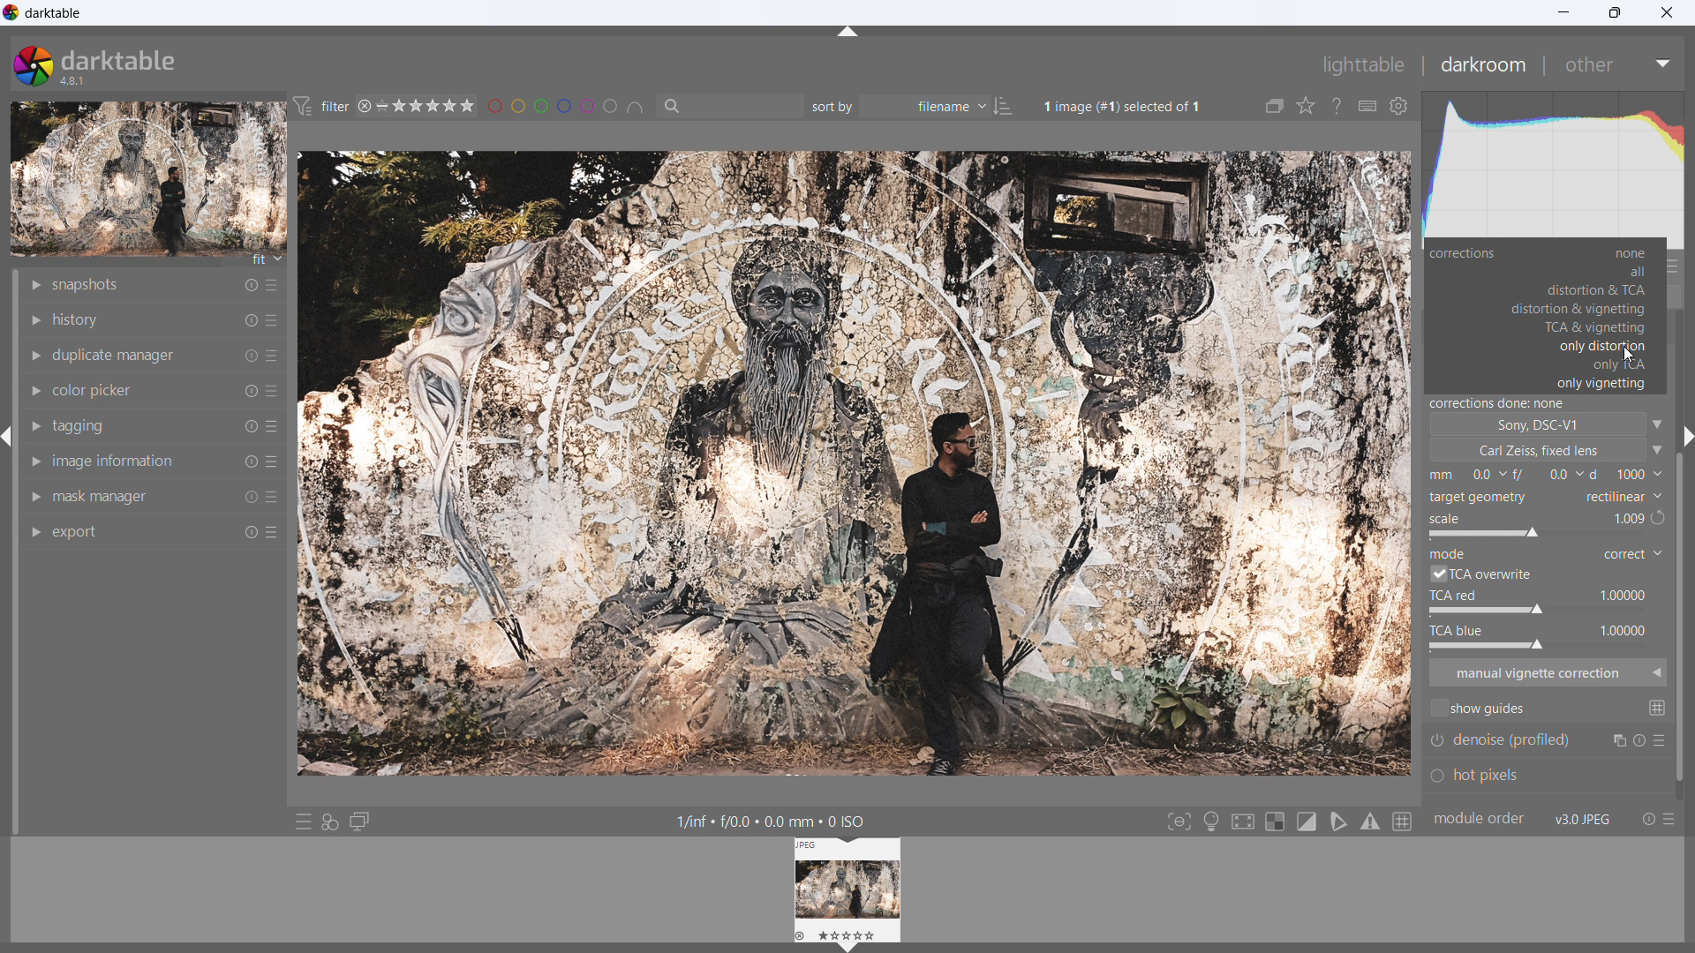  Describe the element at coordinates (1365, 64) in the screenshot. I see `lighttable` at that location.